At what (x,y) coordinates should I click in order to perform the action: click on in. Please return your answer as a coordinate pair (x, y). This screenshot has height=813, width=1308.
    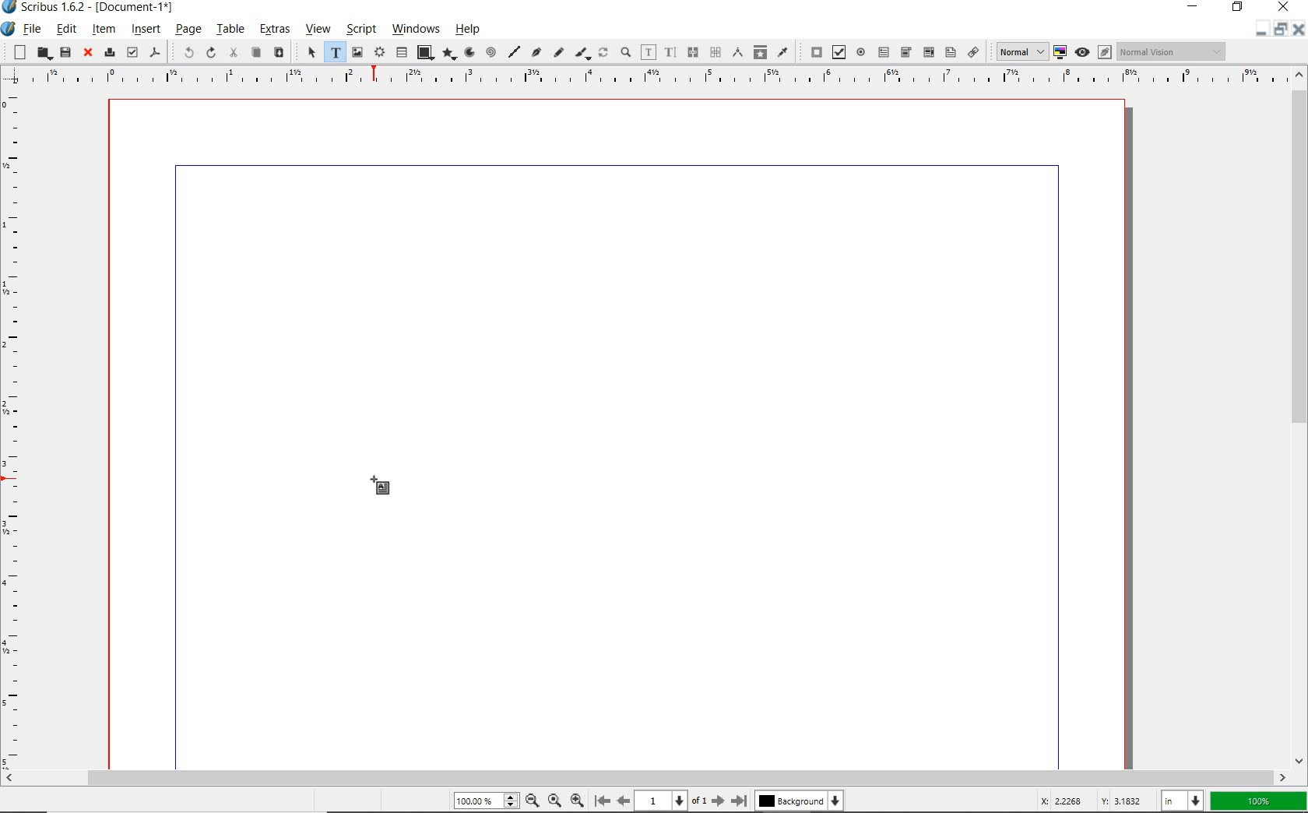
    Looking at the image, I should click on (1184, 800).